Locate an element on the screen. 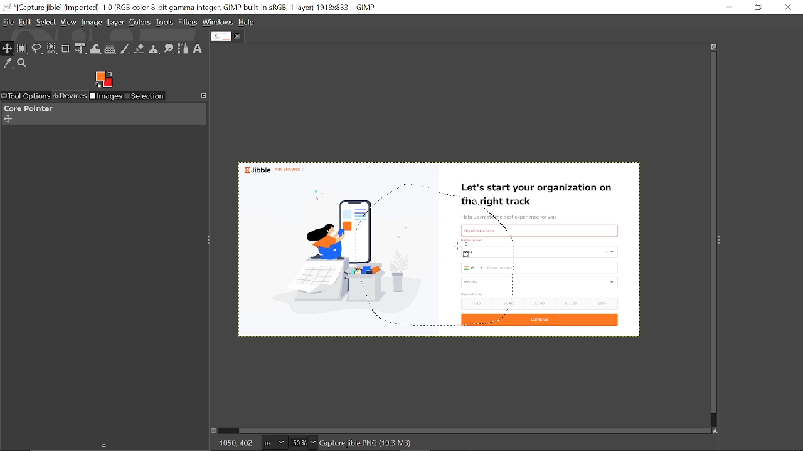 This screenshot has height=451, width=803. Add is located at coordinates (8, 119).